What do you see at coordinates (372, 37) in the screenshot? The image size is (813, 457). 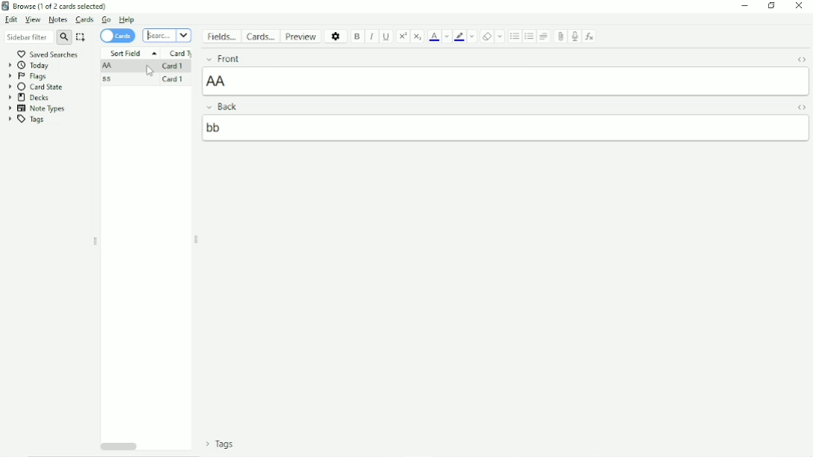 I see `Italic` at bounding box center [372, 37].